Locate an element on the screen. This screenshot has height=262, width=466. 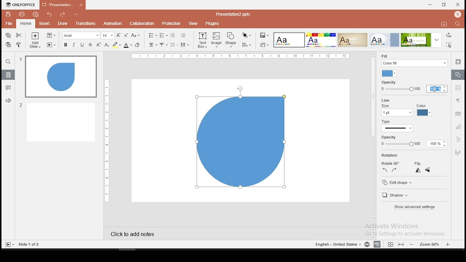
align objects is located at coordinates (246, 45).